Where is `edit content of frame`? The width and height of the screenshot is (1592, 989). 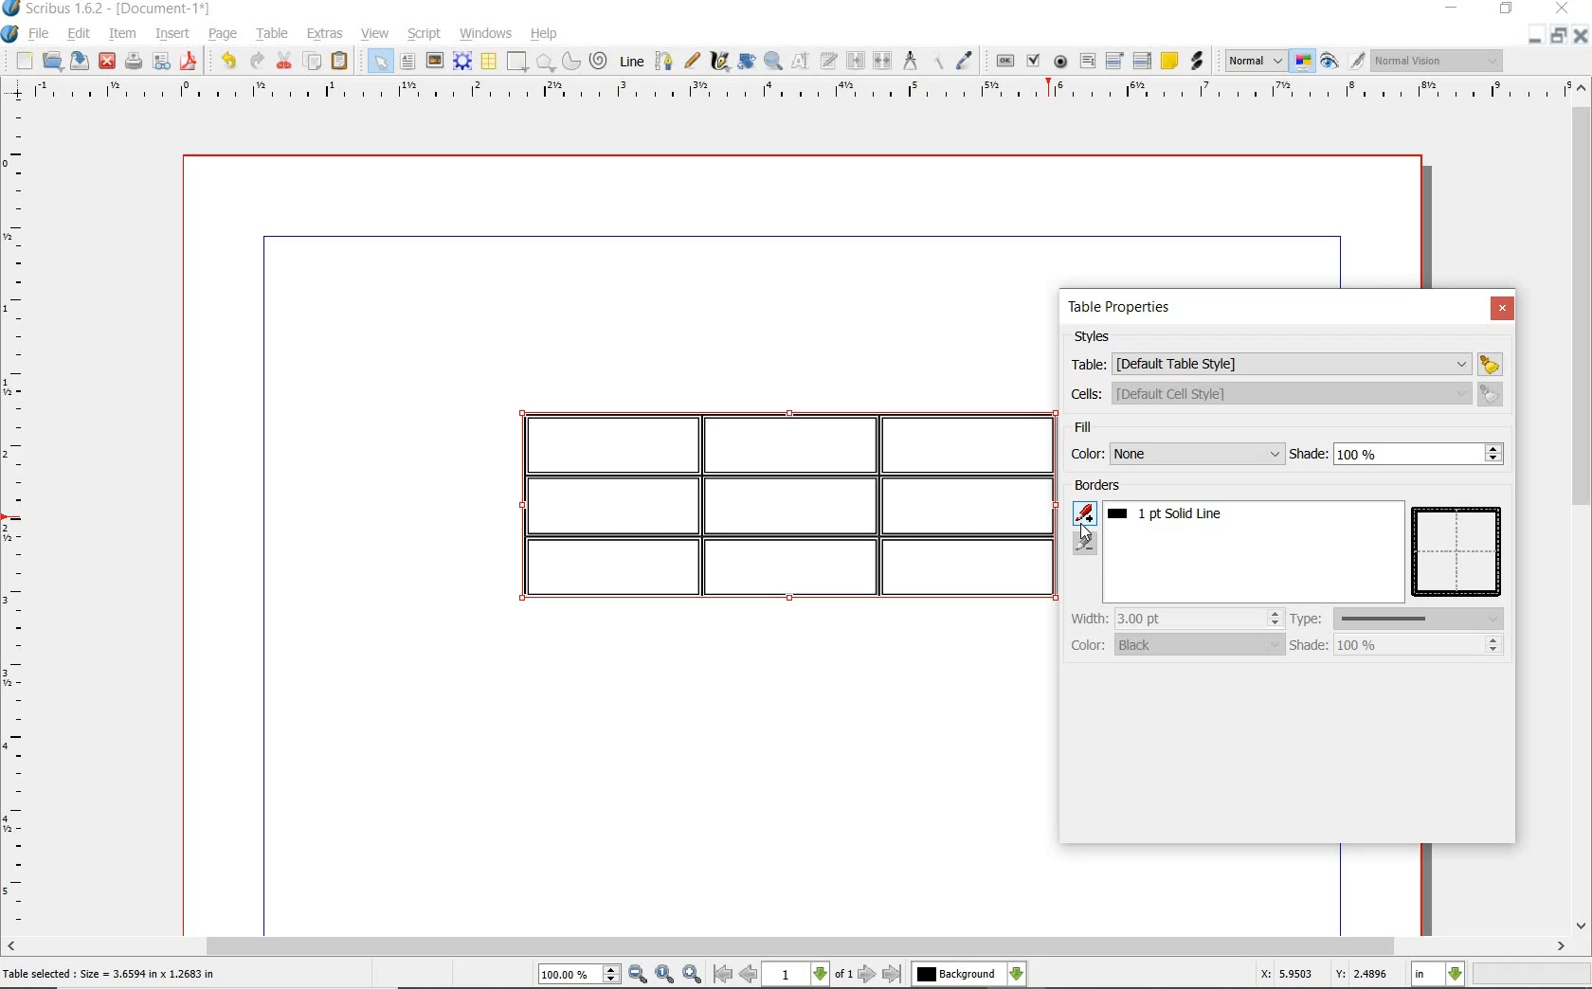 edit content of frame is located at coordinates (801, 62).